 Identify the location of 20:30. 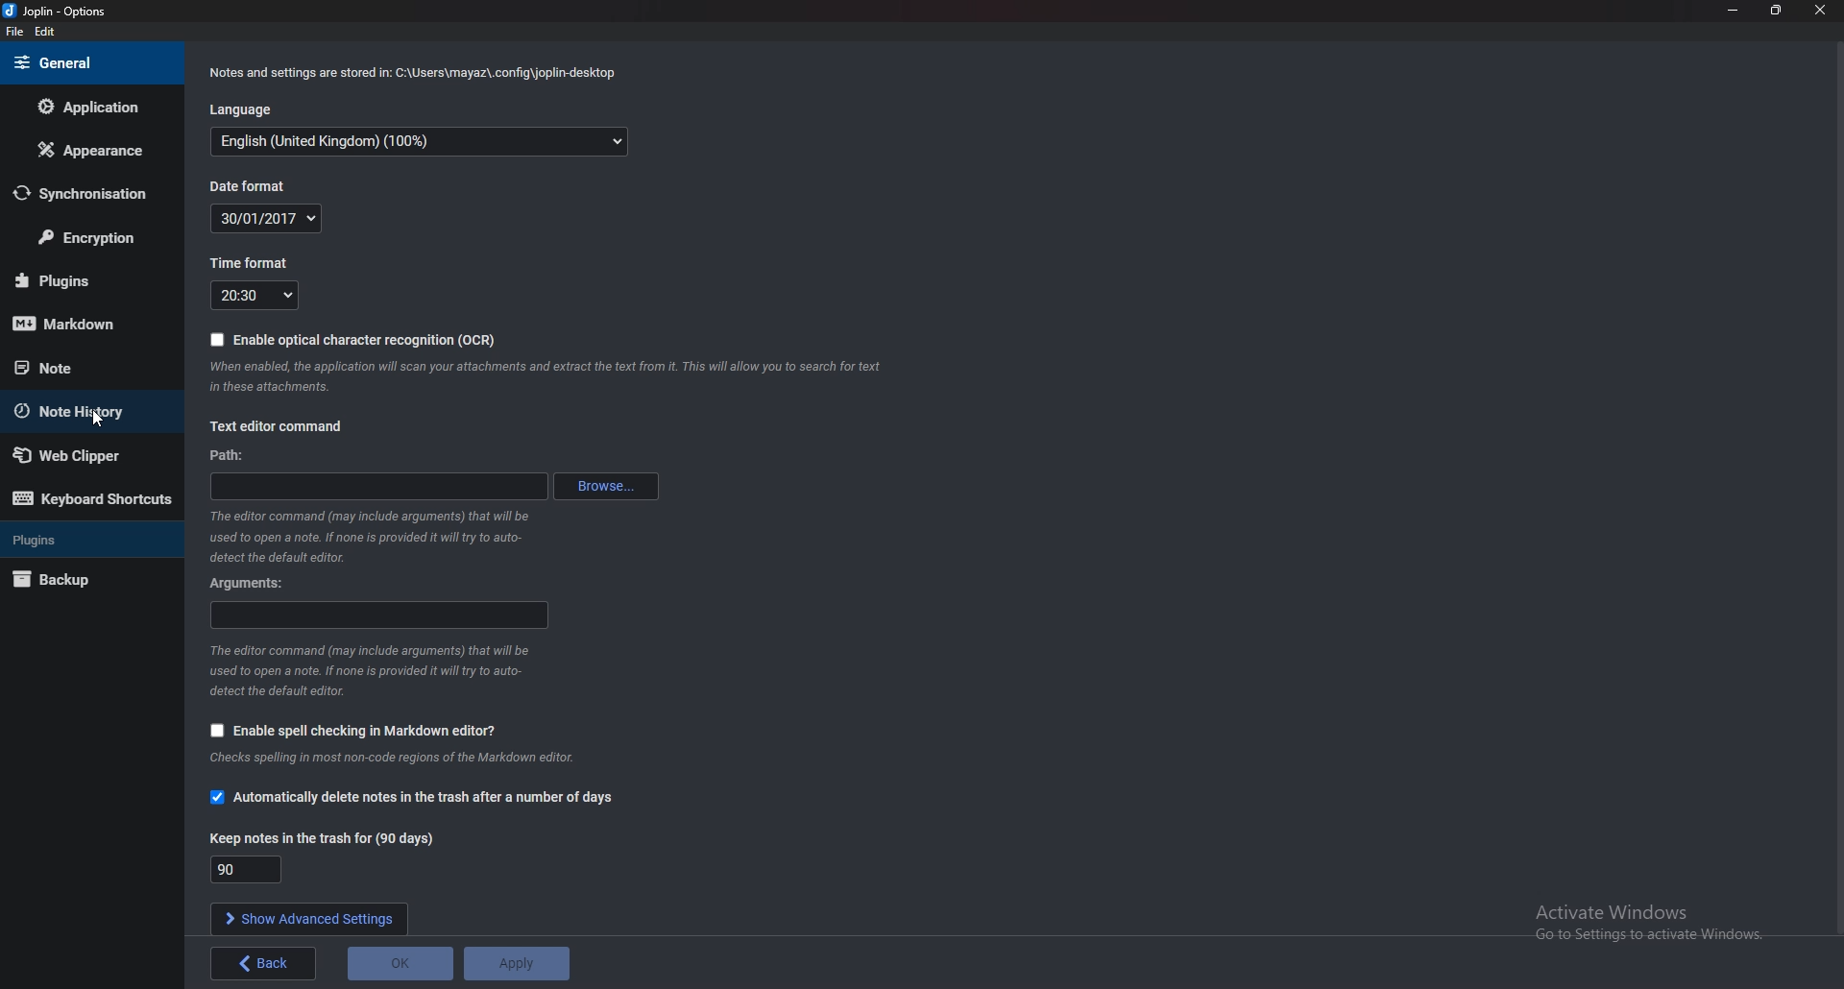
(257, 294).